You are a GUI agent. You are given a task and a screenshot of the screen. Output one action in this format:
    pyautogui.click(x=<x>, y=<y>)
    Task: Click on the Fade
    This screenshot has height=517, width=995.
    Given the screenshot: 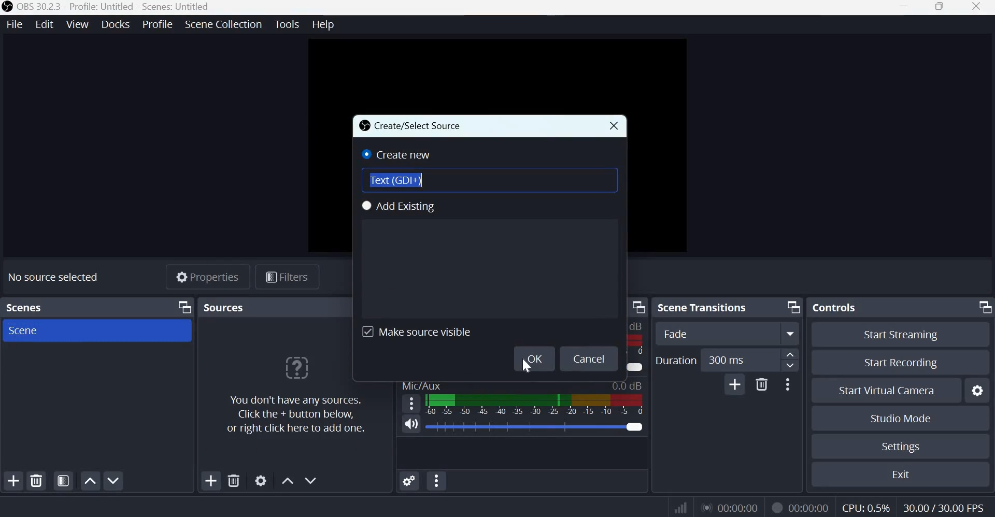 What is the action you would take?
    pyautogui.click(x=707, y=333)
    